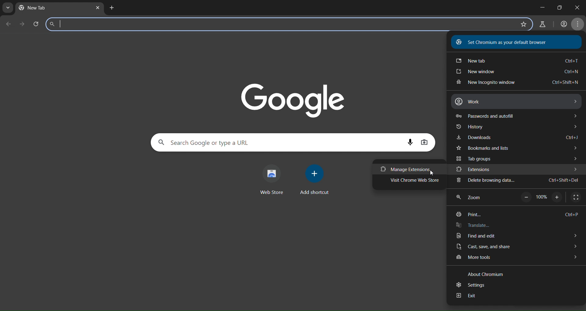 The width and height of the screenshot is (586, 311). What do you see at coordinates (537, 7) in the screenshot?
I see `minimize` at bounding box center [537, 7].